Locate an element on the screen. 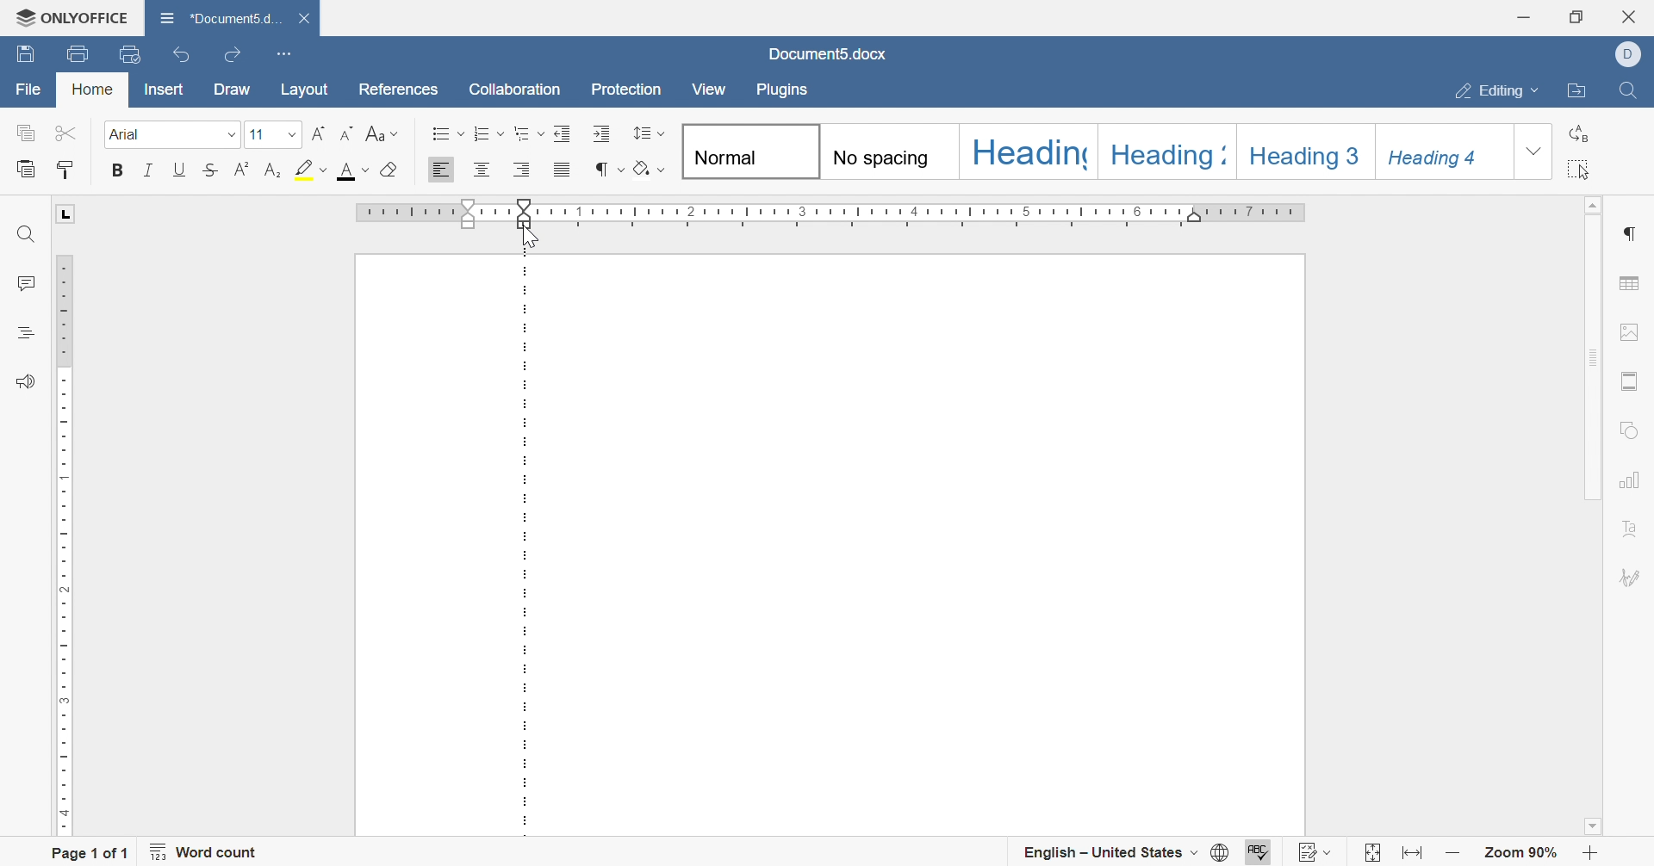  subscript is located at coordinates (274, 168).